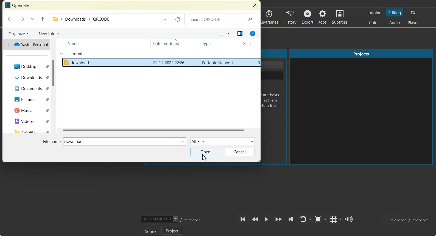 This screenshot has width=436, height=236. I want to click on Music, so click(29, 110).